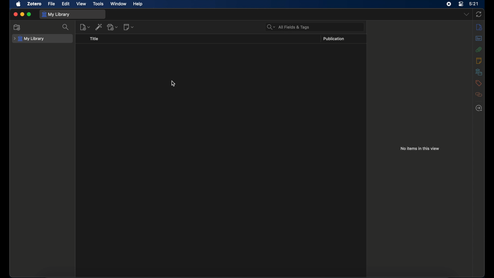  What do you see at coordinates (288, 27) in the screenshot?
I see `search bar` at bounding box center [288, 27].